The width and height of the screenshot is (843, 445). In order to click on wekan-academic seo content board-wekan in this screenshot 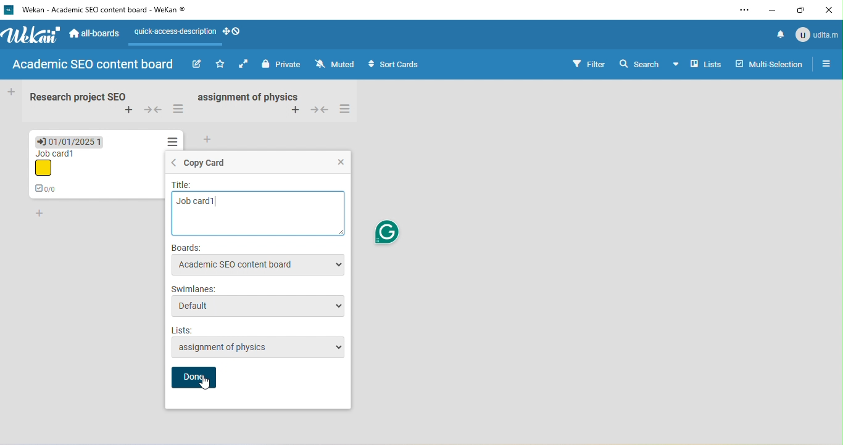, I will do `click(110, 10)`.